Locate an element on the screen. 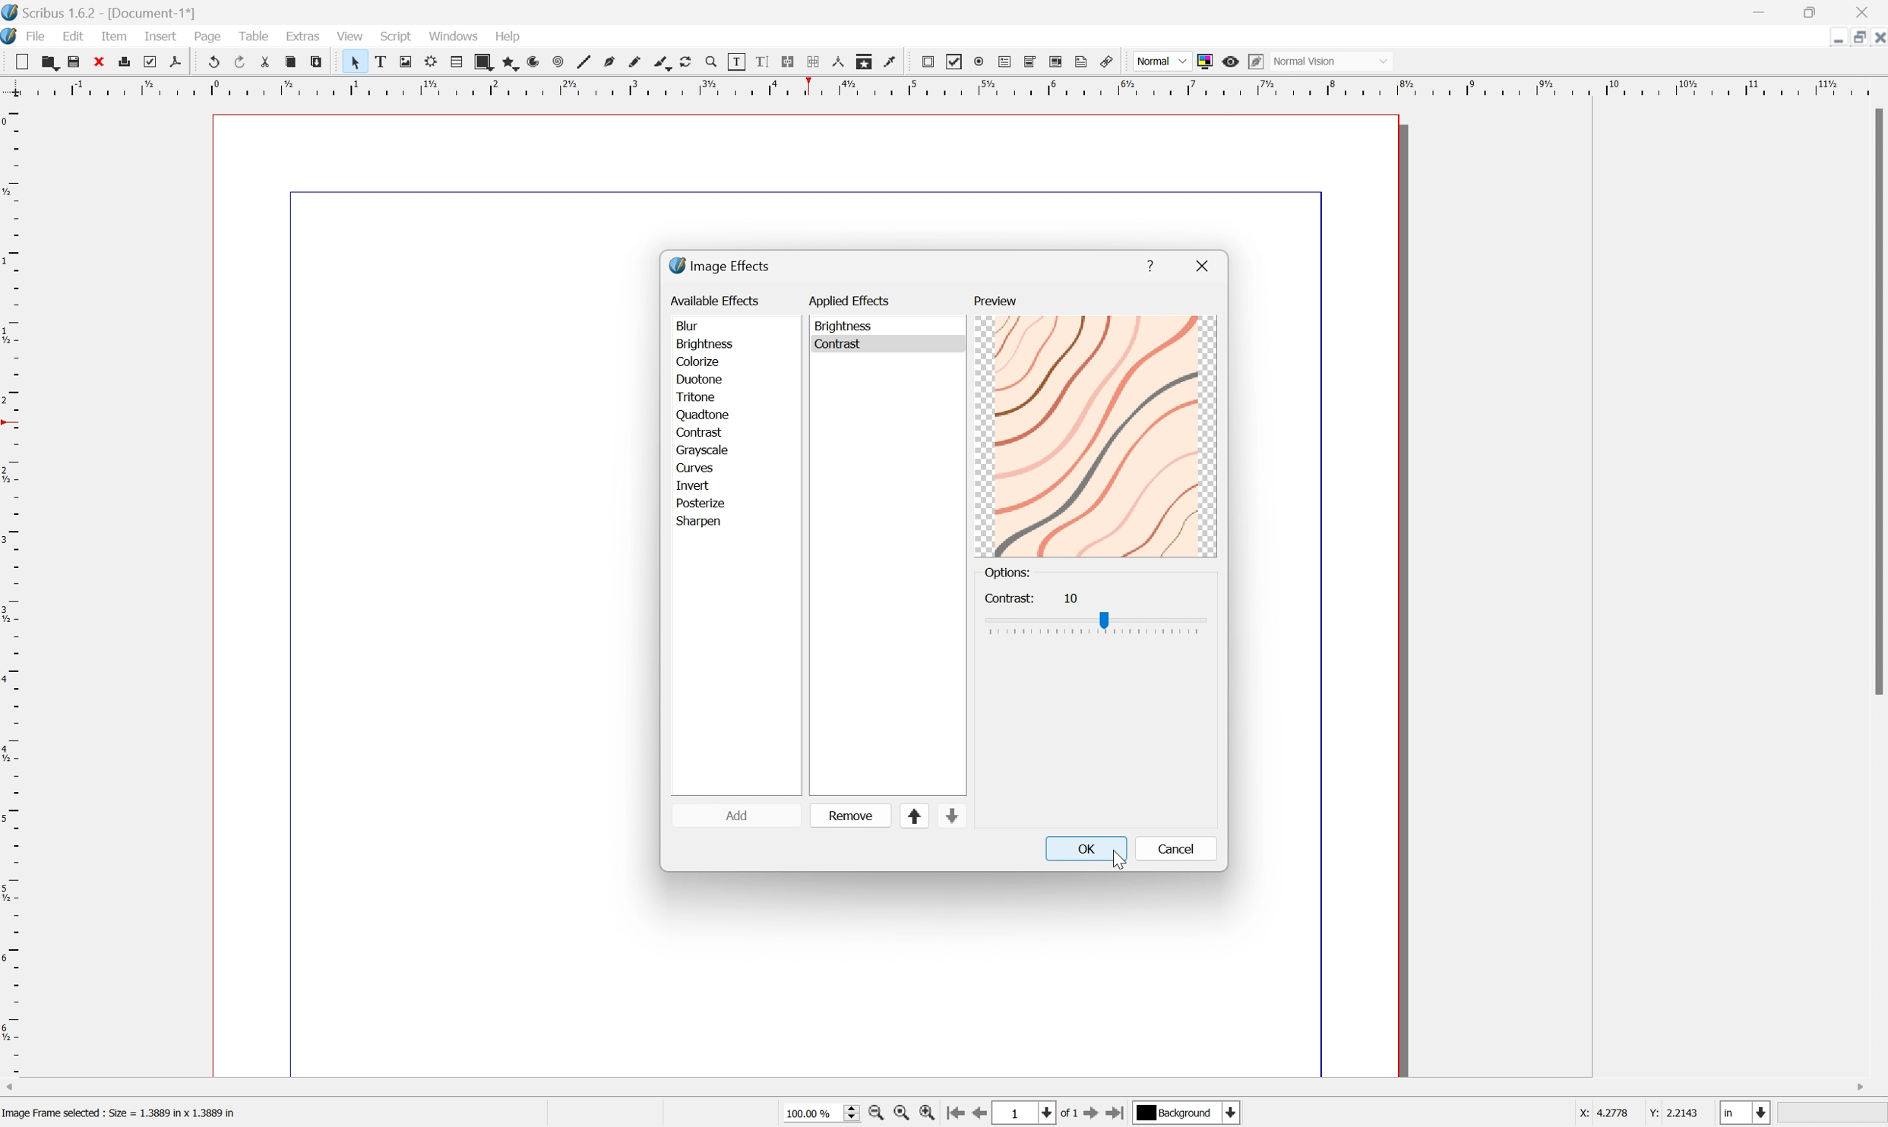 This screenshot has width=1888, height=1127. Edit in preview mode is located at coordinates (1257, 62).